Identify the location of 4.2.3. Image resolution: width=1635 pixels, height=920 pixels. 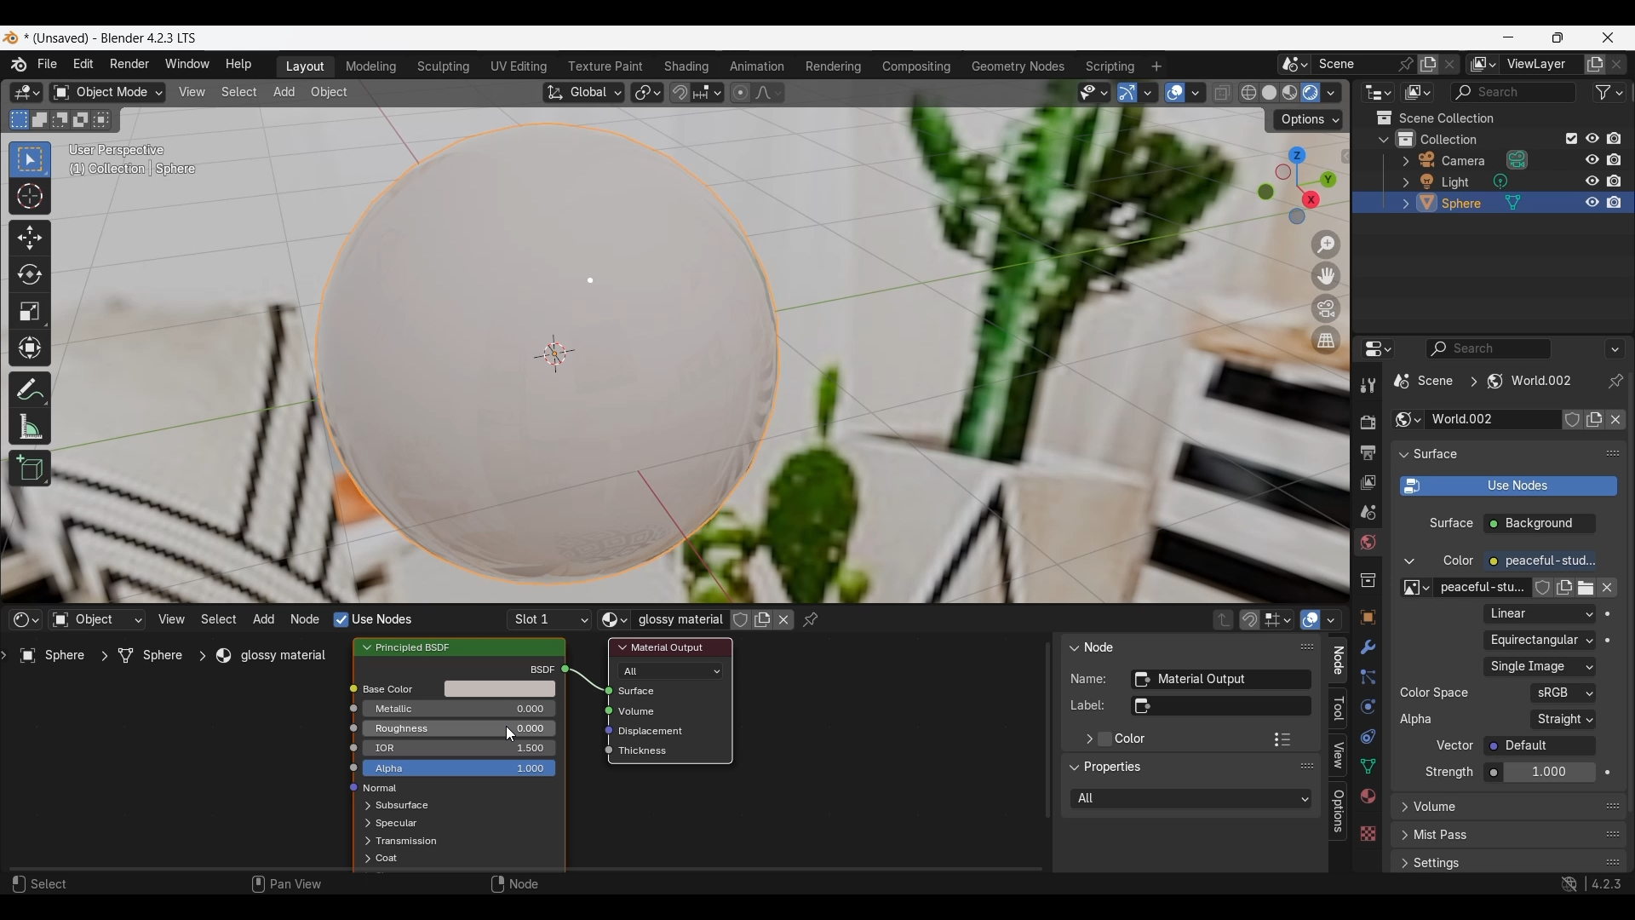
(1607, 883).